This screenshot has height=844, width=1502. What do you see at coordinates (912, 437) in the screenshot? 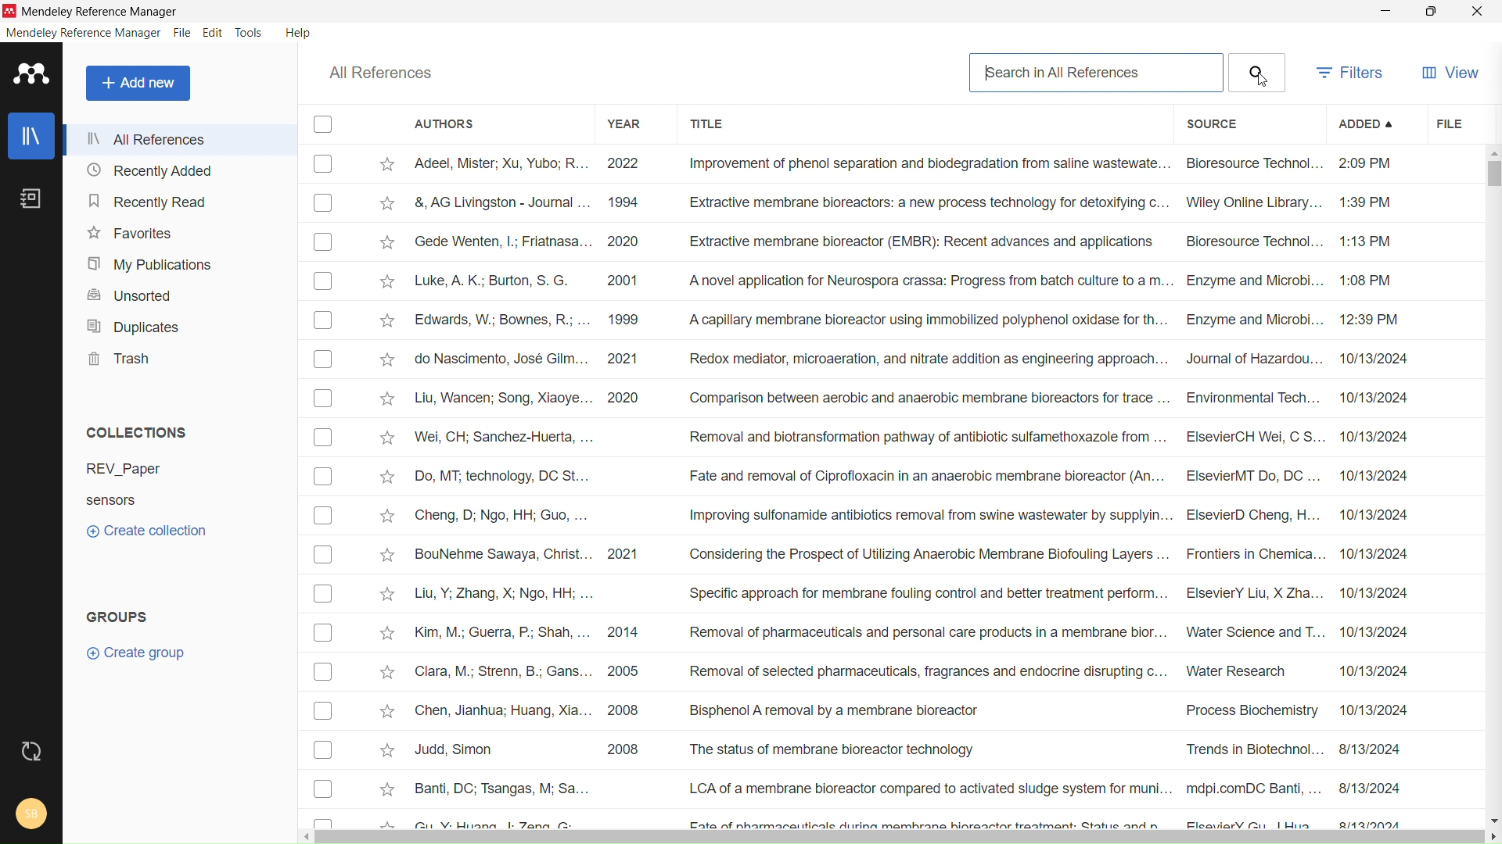
I see `Nei, CH; Sanchez-Huerta, ... Removal and biotransformation pathway of antibiotic sulfamethoxazole from...  ElsevierCH Wei, C S. 10/13/2024` at bounding box center [912, 437].